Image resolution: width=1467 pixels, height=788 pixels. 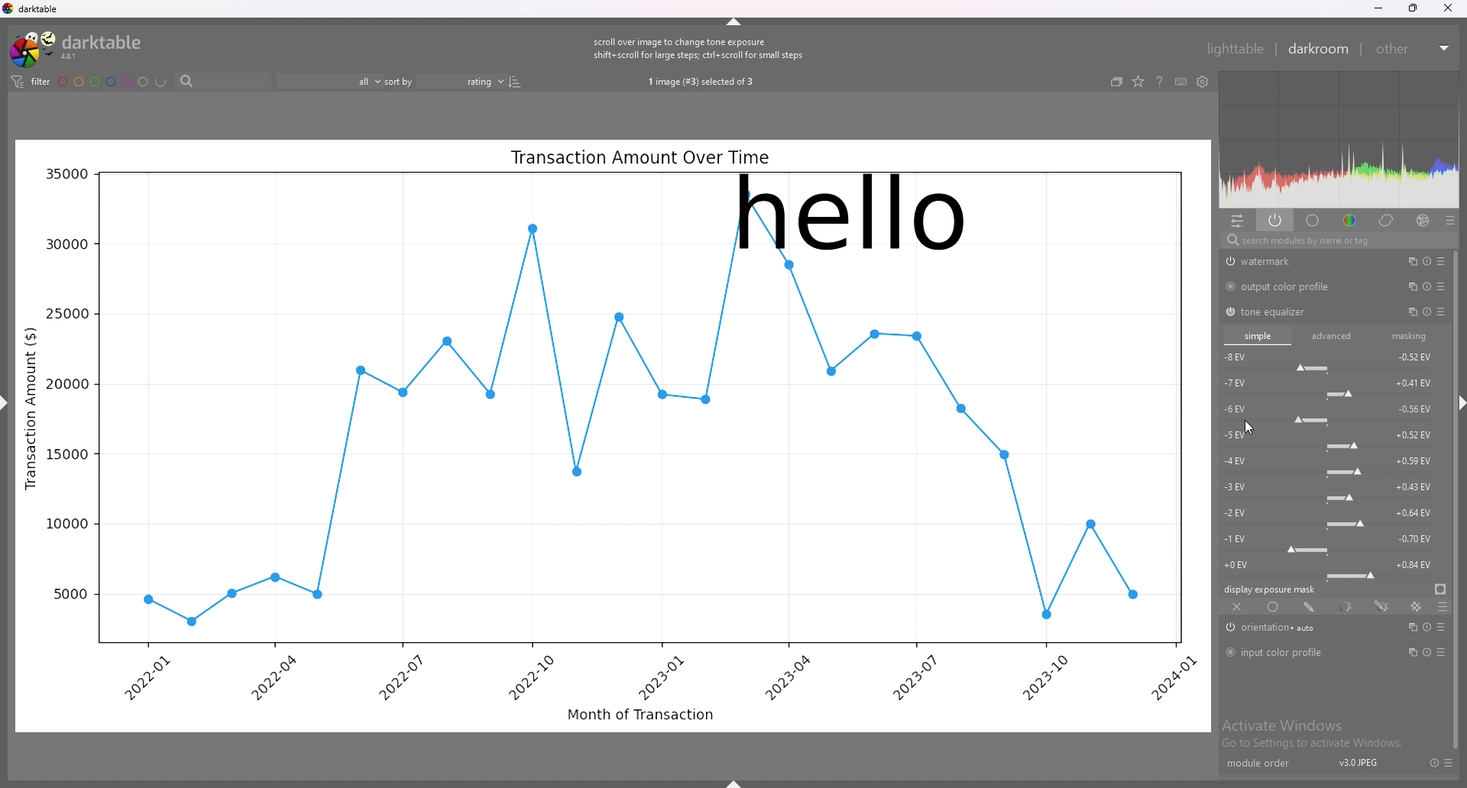 What do you see at coordinates (1441, 606) in the screenshot?
I see `blending options` at bounding box center [1441, 606].